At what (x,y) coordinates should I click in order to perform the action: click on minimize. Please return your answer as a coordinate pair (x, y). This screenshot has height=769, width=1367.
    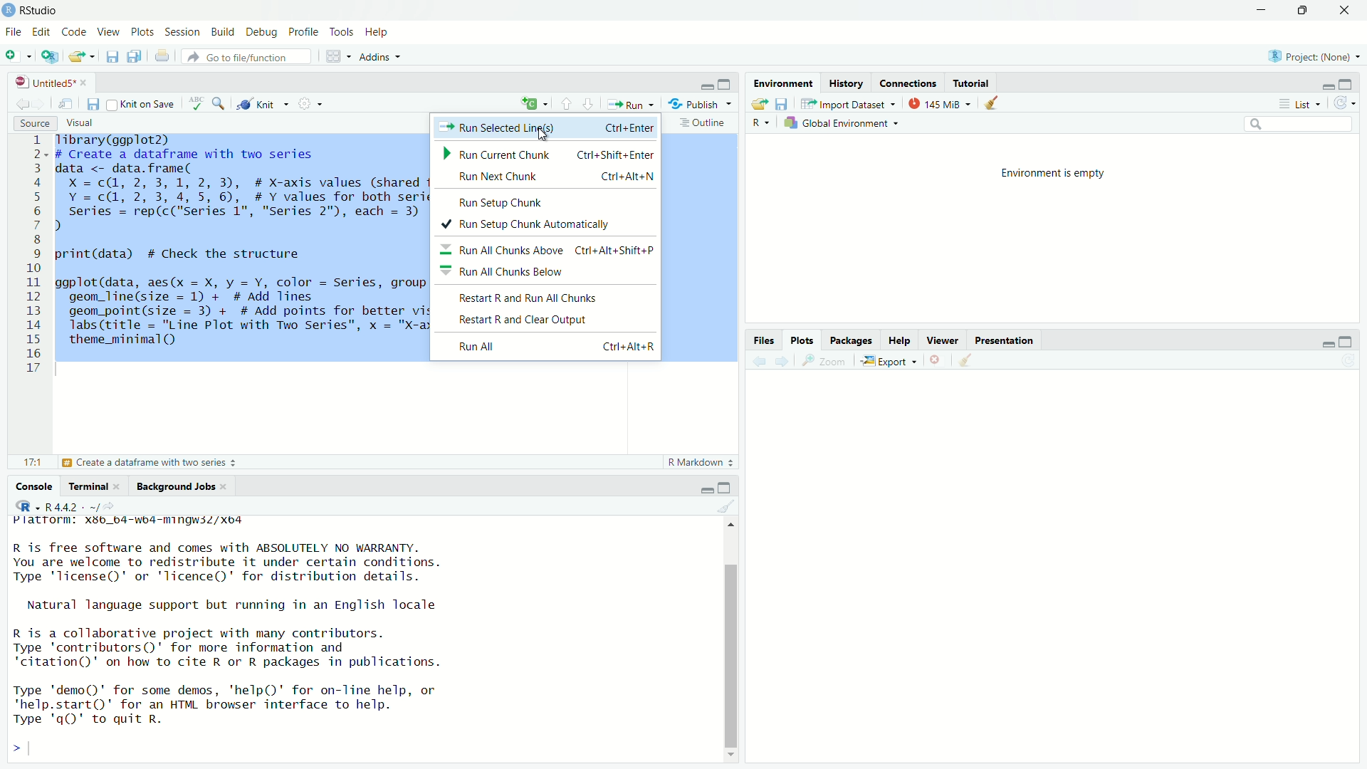
    Looking at the image, I should click on (1328, 87).